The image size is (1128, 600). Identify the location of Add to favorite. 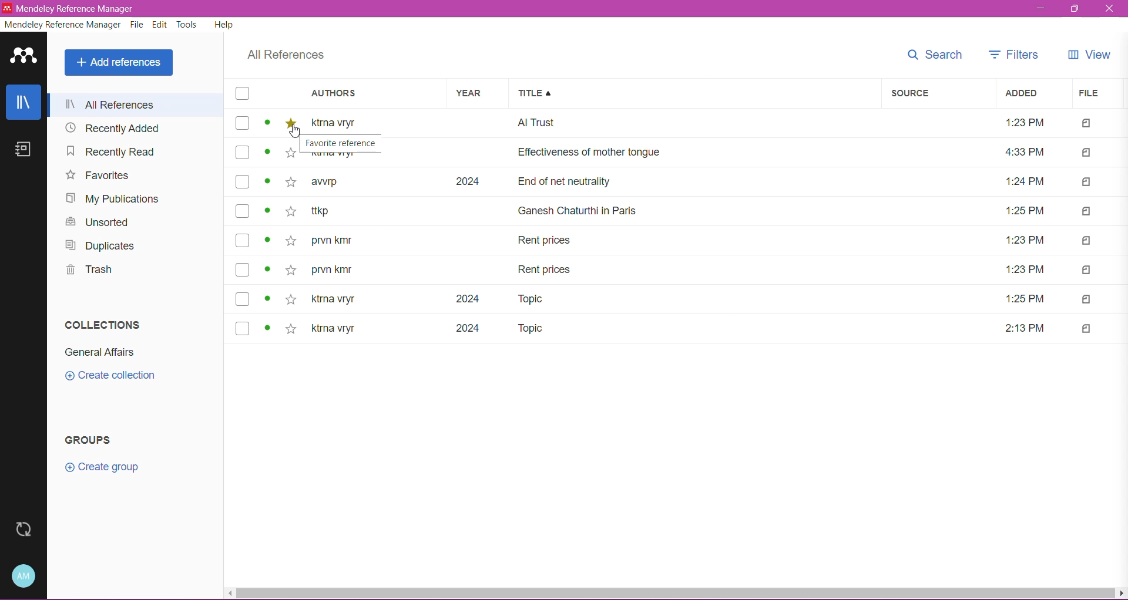
(291, 270).